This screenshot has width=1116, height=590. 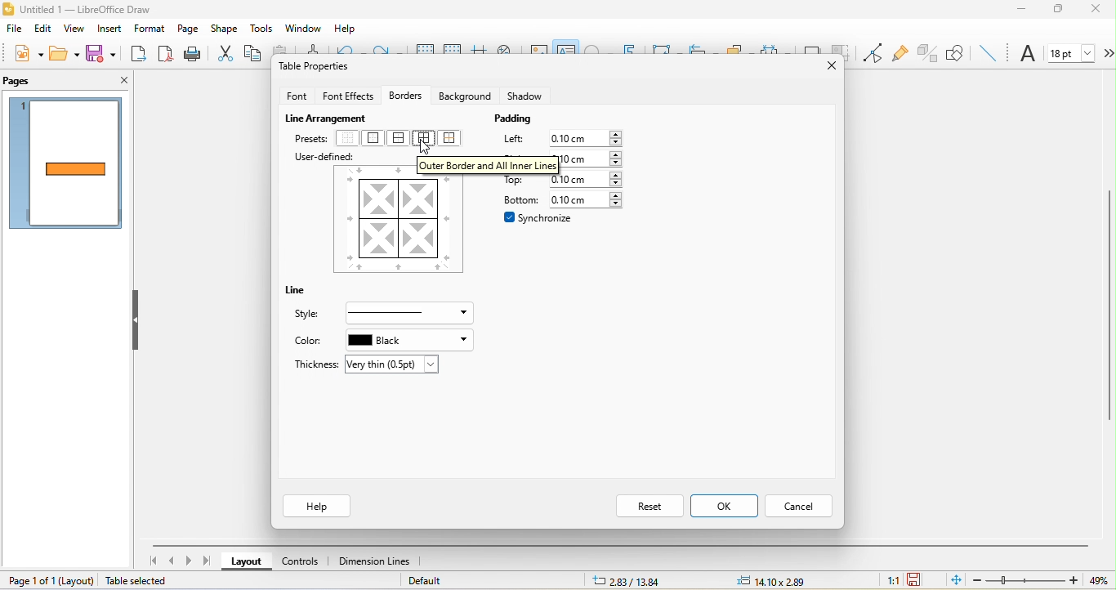 I want to click on ok, so click(x=725, y=506).